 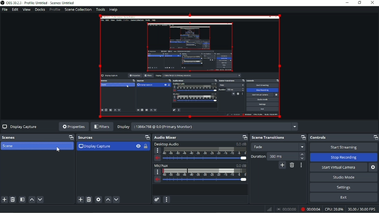 What do you see at coordinates (108, 200) in the screenshot?
I see `Move source(s) up` at bounding box center [108, 200].